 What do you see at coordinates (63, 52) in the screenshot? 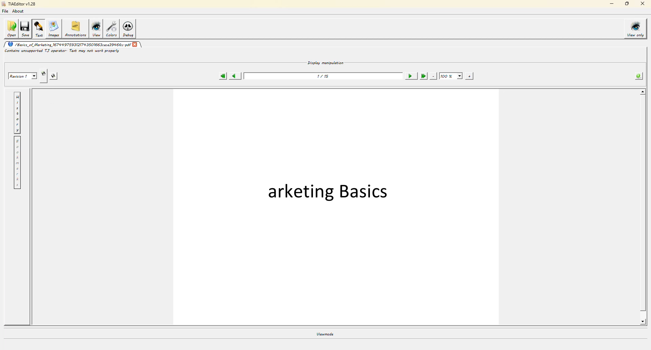
I see `contains unsupported TJ operator. text may not work properly` at bounding box center [63, 52].